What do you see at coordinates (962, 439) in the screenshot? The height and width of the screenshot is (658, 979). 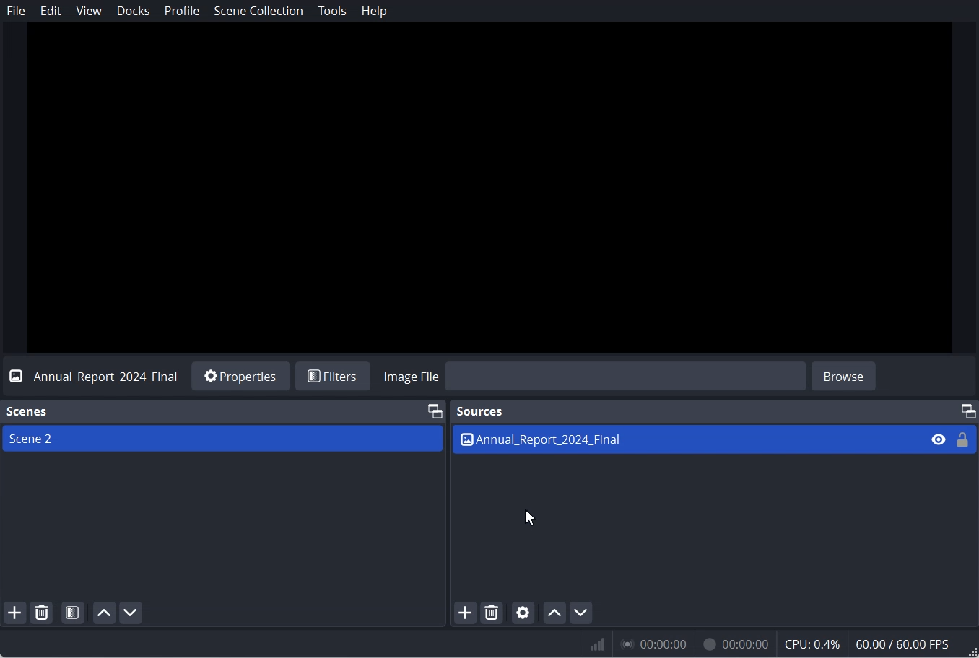 I see `Lock` at bounding box center [962, 439].